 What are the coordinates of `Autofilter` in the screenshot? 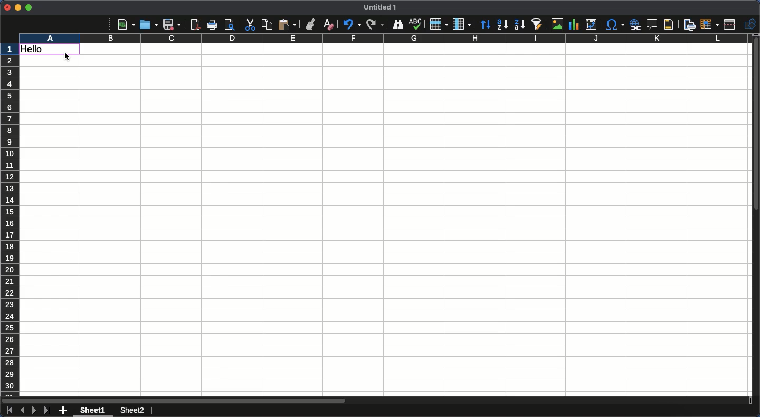 It's located at (536, 24).